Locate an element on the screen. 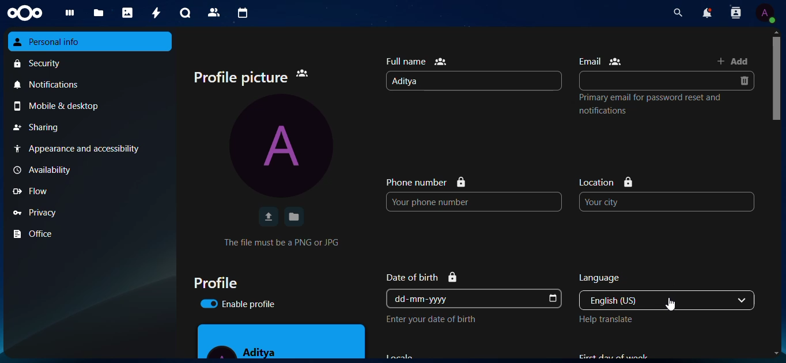 The image size is (786, 363). office is located at coordinates (38, 234).